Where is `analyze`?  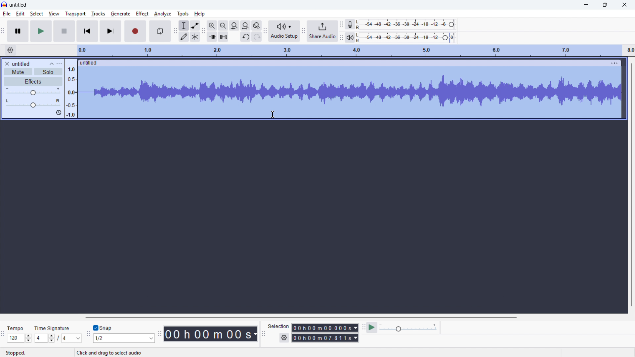 analyze is located at coordinates (162, 13).